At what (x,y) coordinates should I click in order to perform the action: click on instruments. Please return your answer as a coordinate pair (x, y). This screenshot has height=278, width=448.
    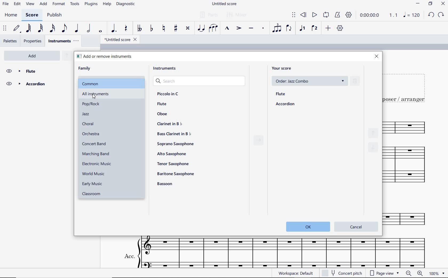
    Looking at the image, I should click on (163, 68).